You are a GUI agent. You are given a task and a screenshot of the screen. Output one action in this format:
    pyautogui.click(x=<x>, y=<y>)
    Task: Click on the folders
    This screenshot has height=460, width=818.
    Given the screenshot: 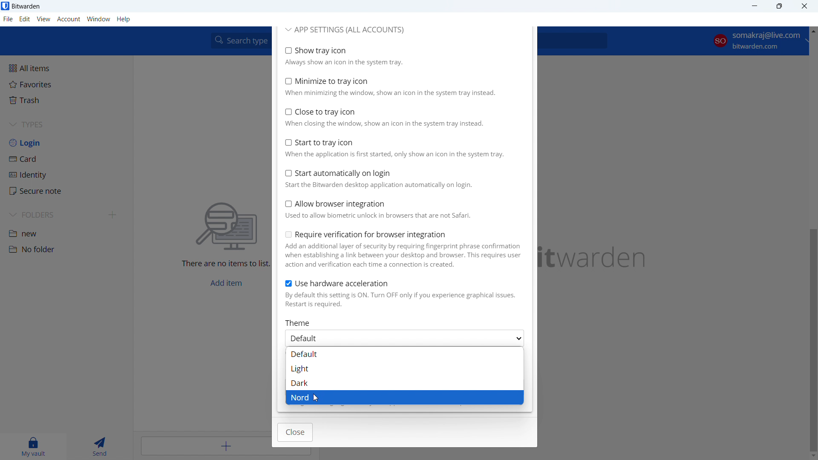 What is the action you would take?
    pyautogui.click(x=54, y=215)
    